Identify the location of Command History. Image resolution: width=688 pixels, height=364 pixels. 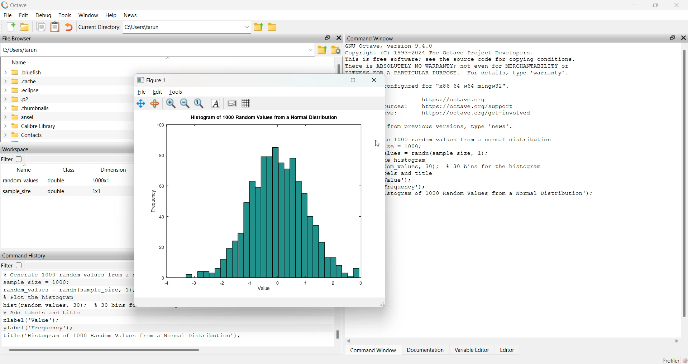
(25, 256).